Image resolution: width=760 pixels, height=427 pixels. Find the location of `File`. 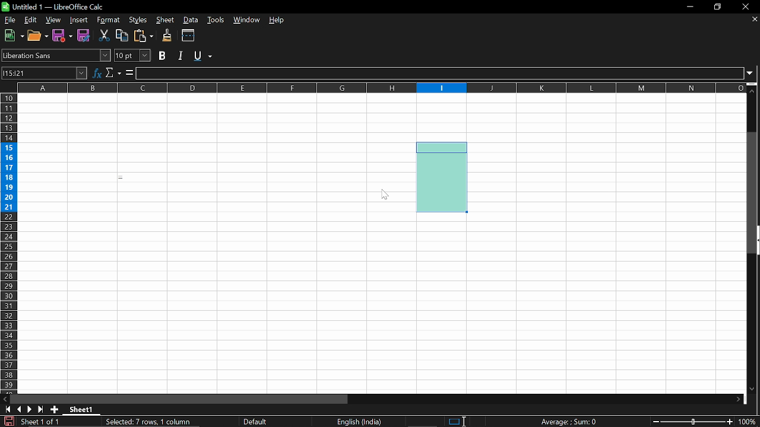

File is located at coordinates (9, 20).